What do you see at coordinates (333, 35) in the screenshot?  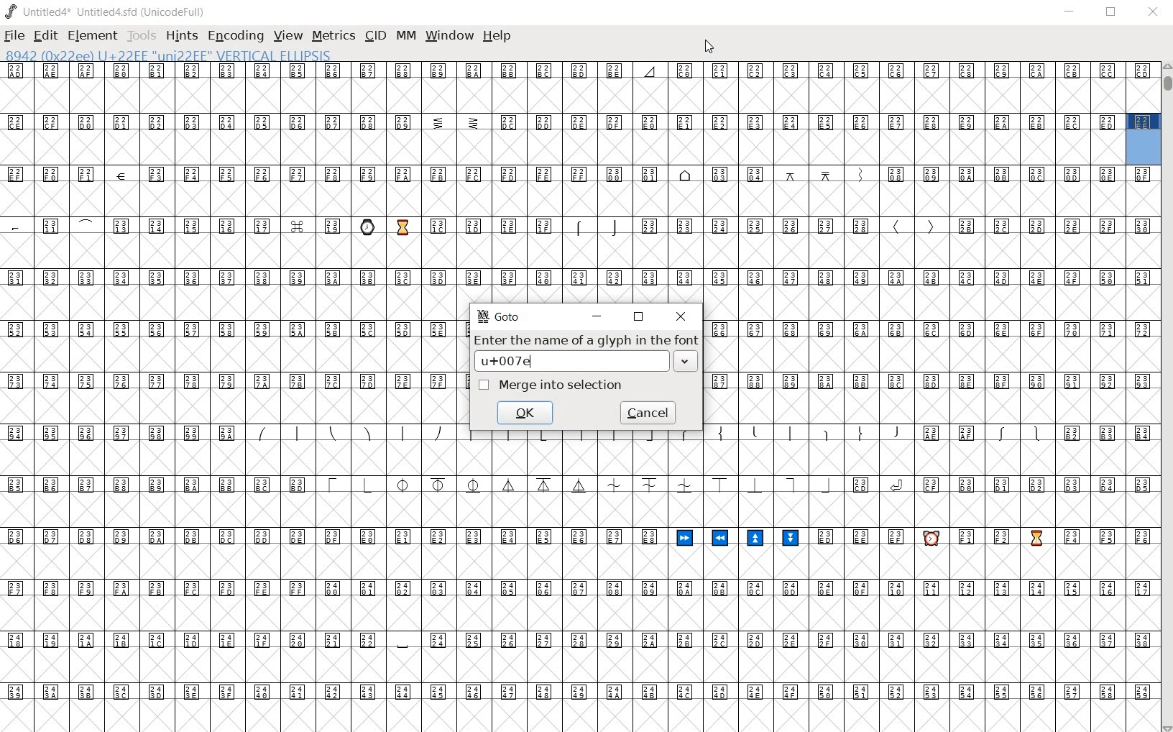 I see `METRICS` at bounding box center [333, 35].